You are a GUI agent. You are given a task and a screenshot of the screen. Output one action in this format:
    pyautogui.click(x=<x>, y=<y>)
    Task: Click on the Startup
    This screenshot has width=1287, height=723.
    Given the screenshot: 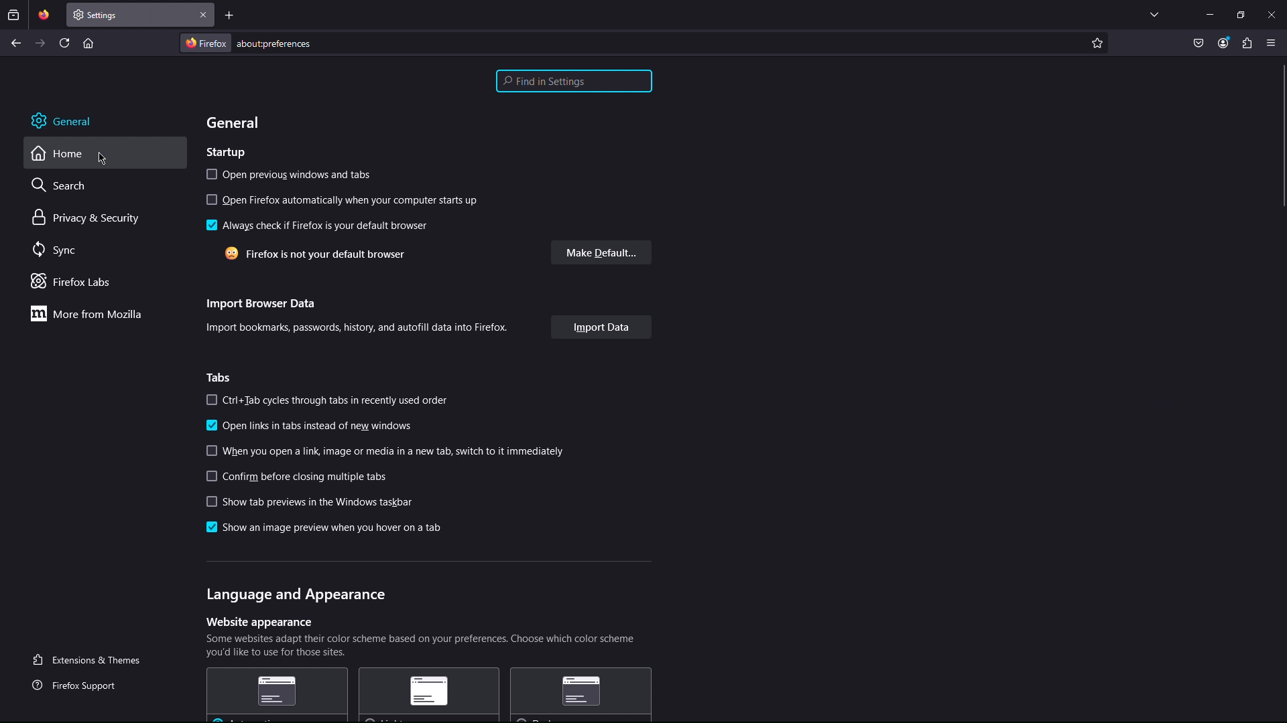 What is the action you would take?
    pyautogui.click(x=227, y=153)
    